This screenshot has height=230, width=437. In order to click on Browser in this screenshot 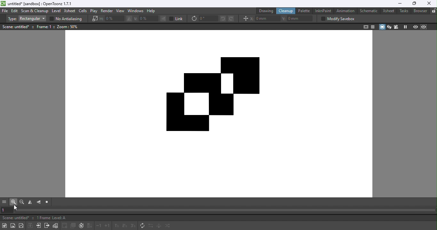, I will do `click(421, 11)`.